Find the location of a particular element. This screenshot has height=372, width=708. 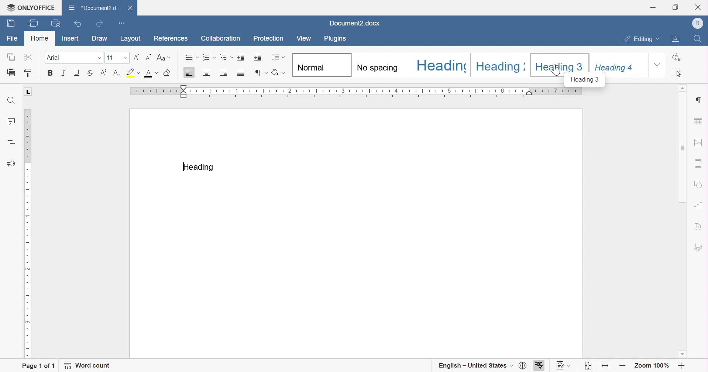

Select all is located at coordinates (677, 72).